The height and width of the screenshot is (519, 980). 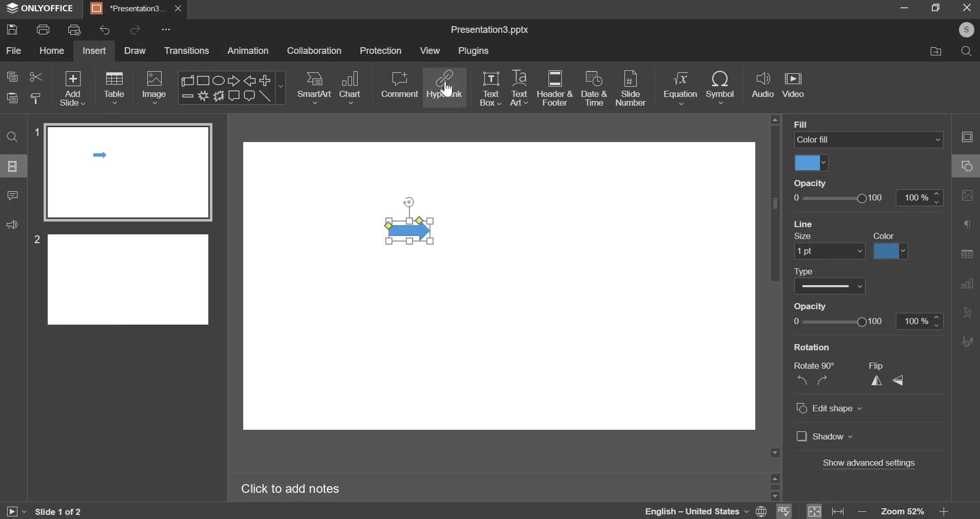 I want to click on slide number, so click(x=35, y=131).